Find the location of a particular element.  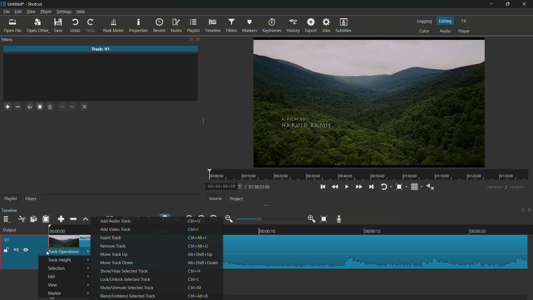

playlist is located at coordinates (10, 198).